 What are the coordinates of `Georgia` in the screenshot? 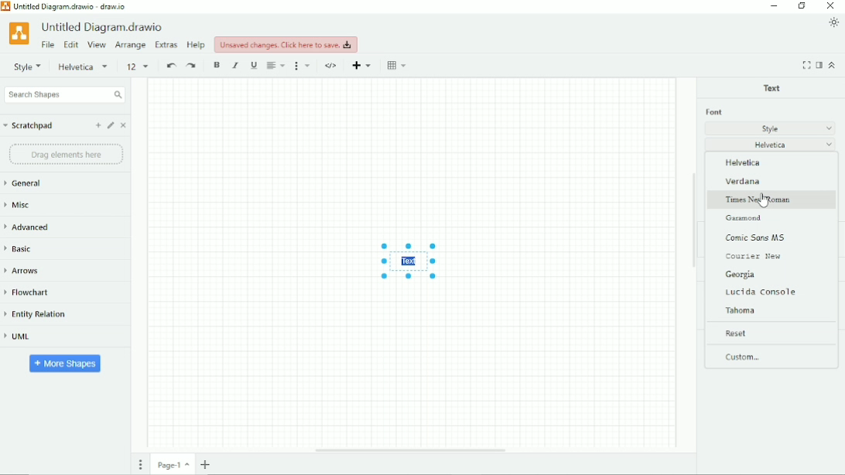 It's located at (741, 275).